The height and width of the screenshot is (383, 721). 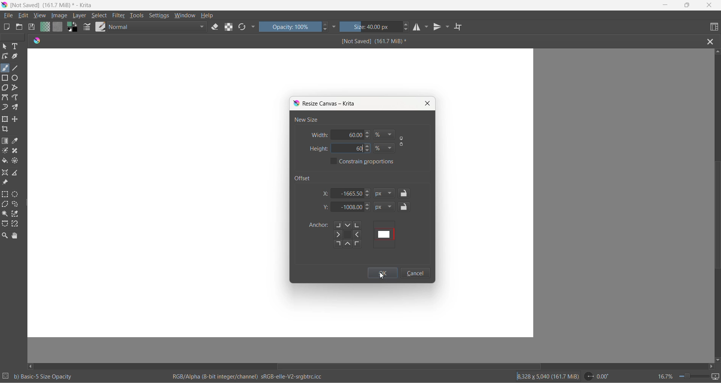 What do you see at coordinates (409, 30) in the screenshot?
I see `decrement size` at bounding box center [409, 30].